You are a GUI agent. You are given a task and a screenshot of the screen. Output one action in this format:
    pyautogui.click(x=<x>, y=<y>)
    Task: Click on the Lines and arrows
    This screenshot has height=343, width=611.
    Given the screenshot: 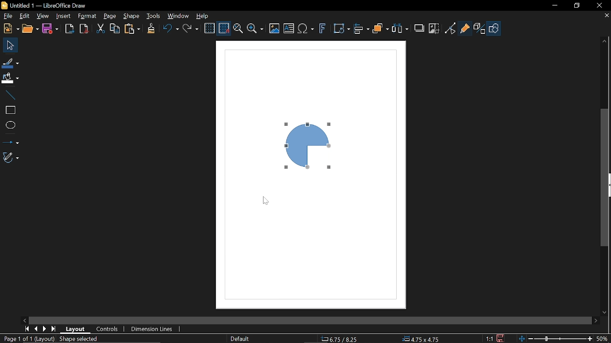 What is the action you would take?
    pyautogui.click(x=11, y=141)
    